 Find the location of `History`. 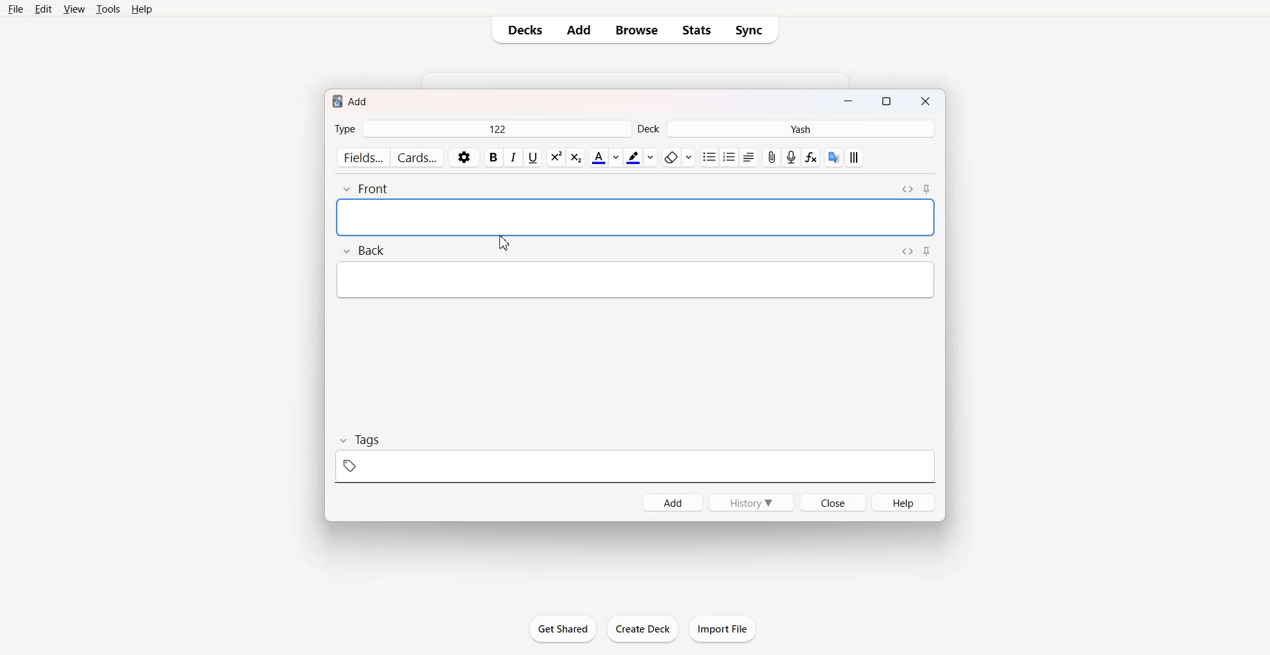

History is located at coordinates (750, 502).